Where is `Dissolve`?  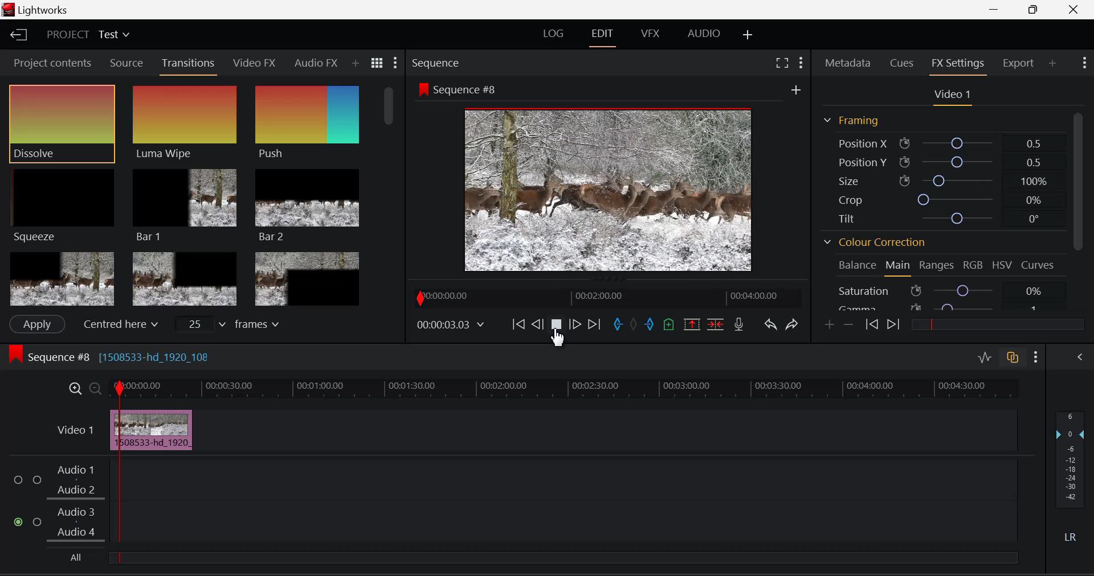
Dissolve is located at coordinates (62, 123).